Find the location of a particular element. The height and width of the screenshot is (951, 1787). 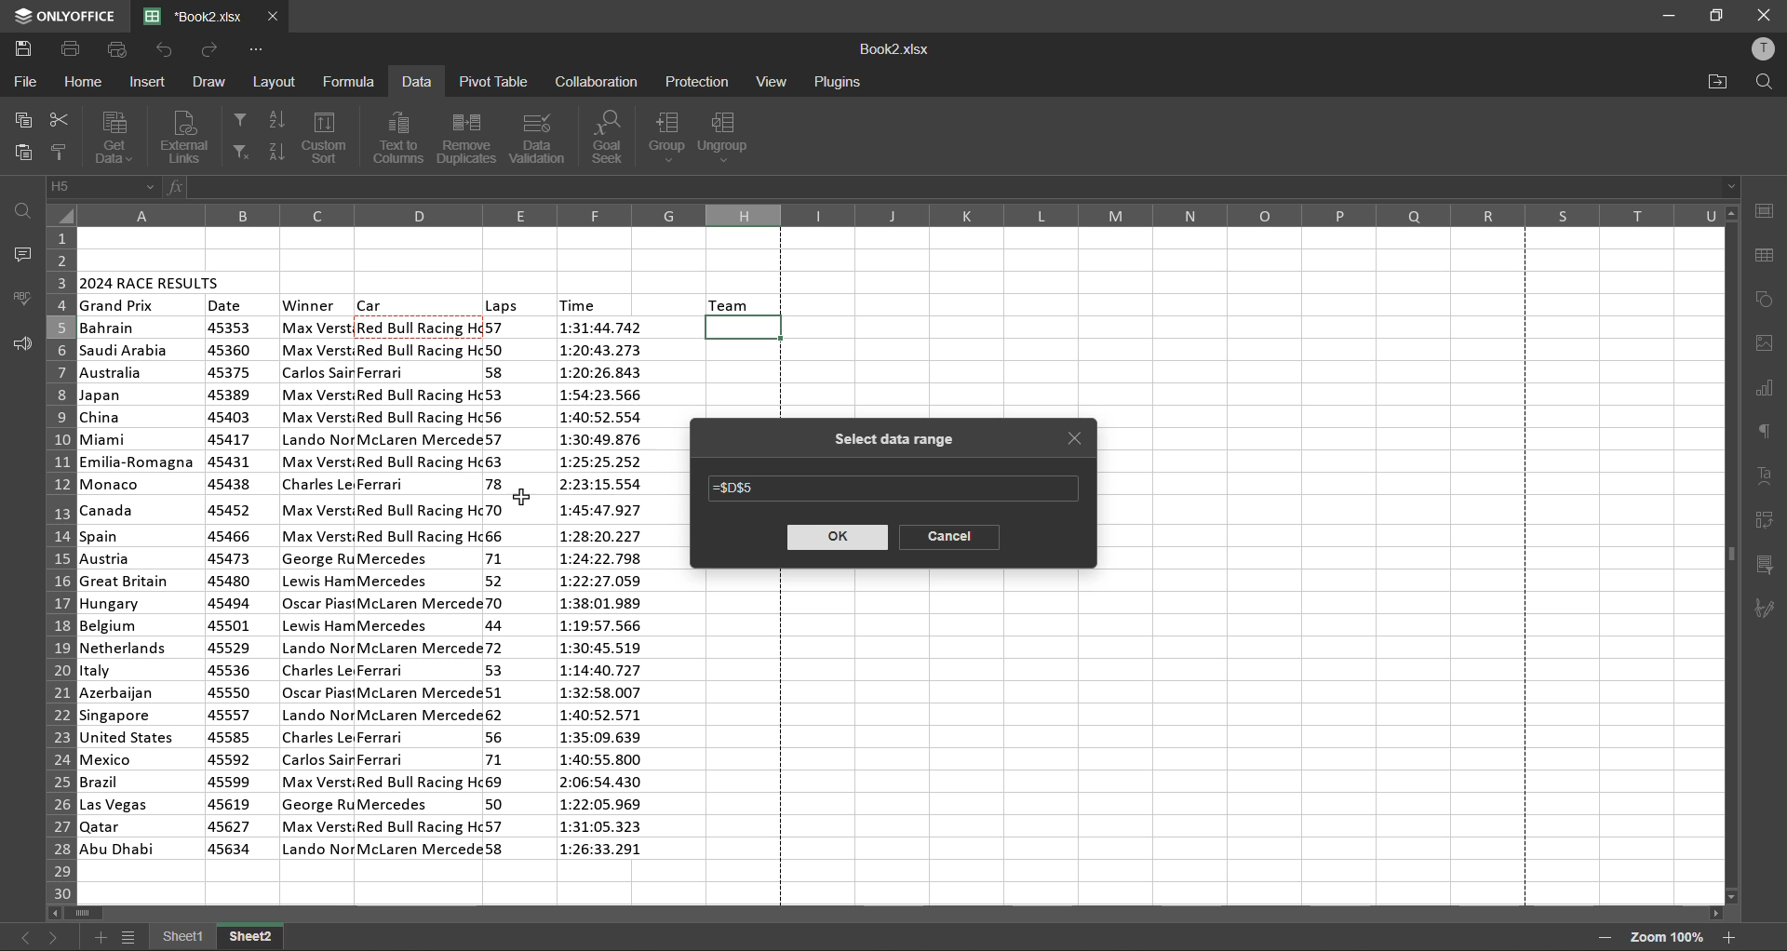

maximize is located at coordinates (1719, 14).